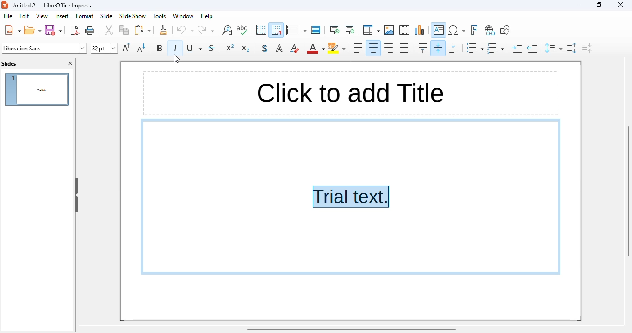 Image resolution: width=632 pixels, height=333 pixels. I want to click on insert image, so click(390, 30).